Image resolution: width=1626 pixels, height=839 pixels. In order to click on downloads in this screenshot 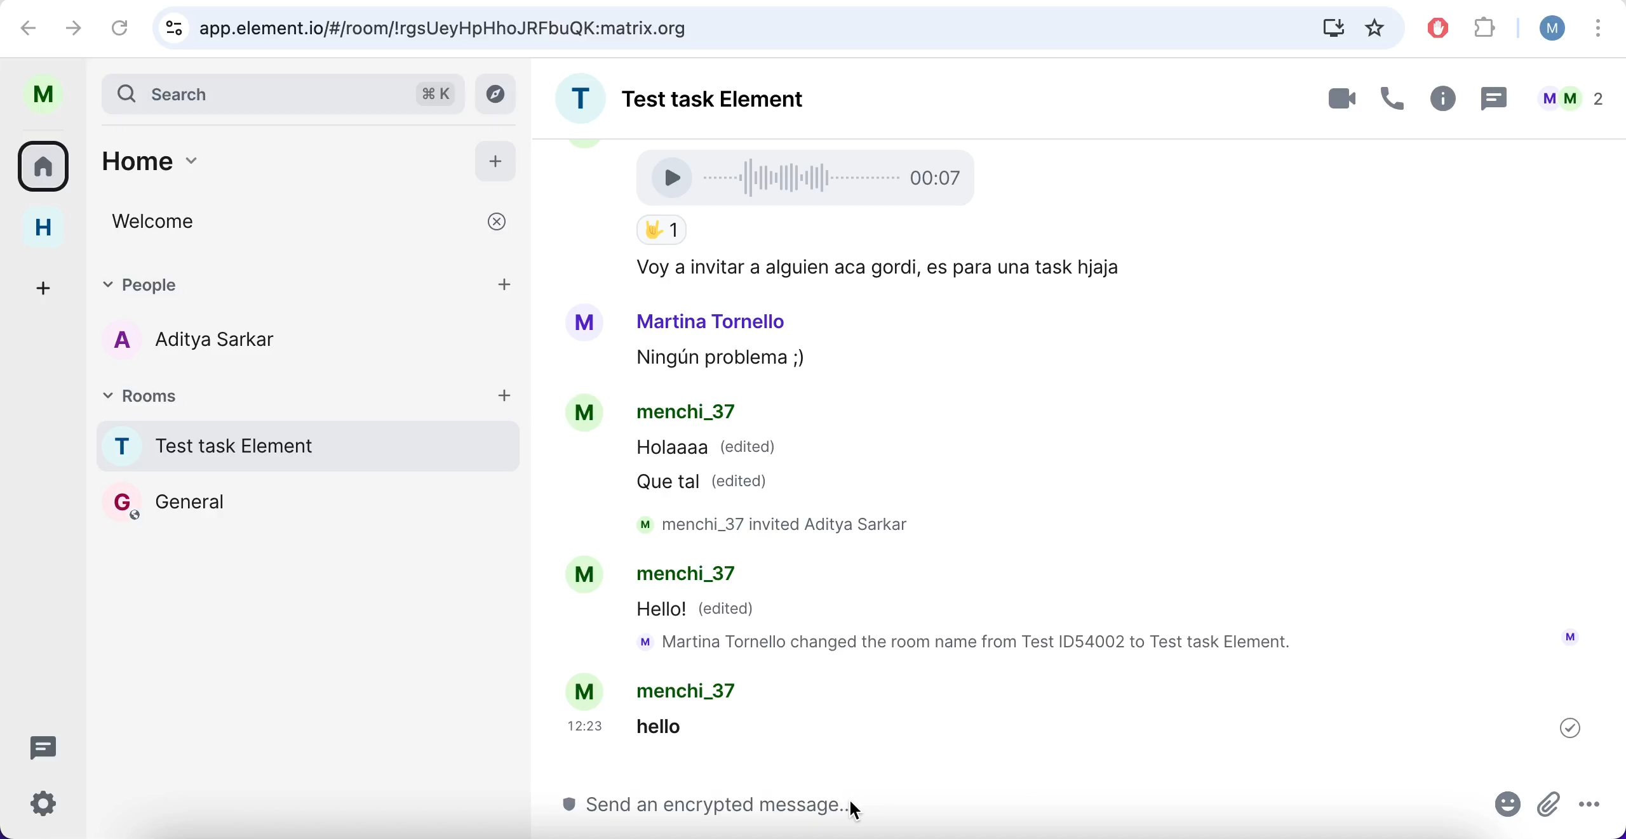, I will do `click(1332, 28)`.